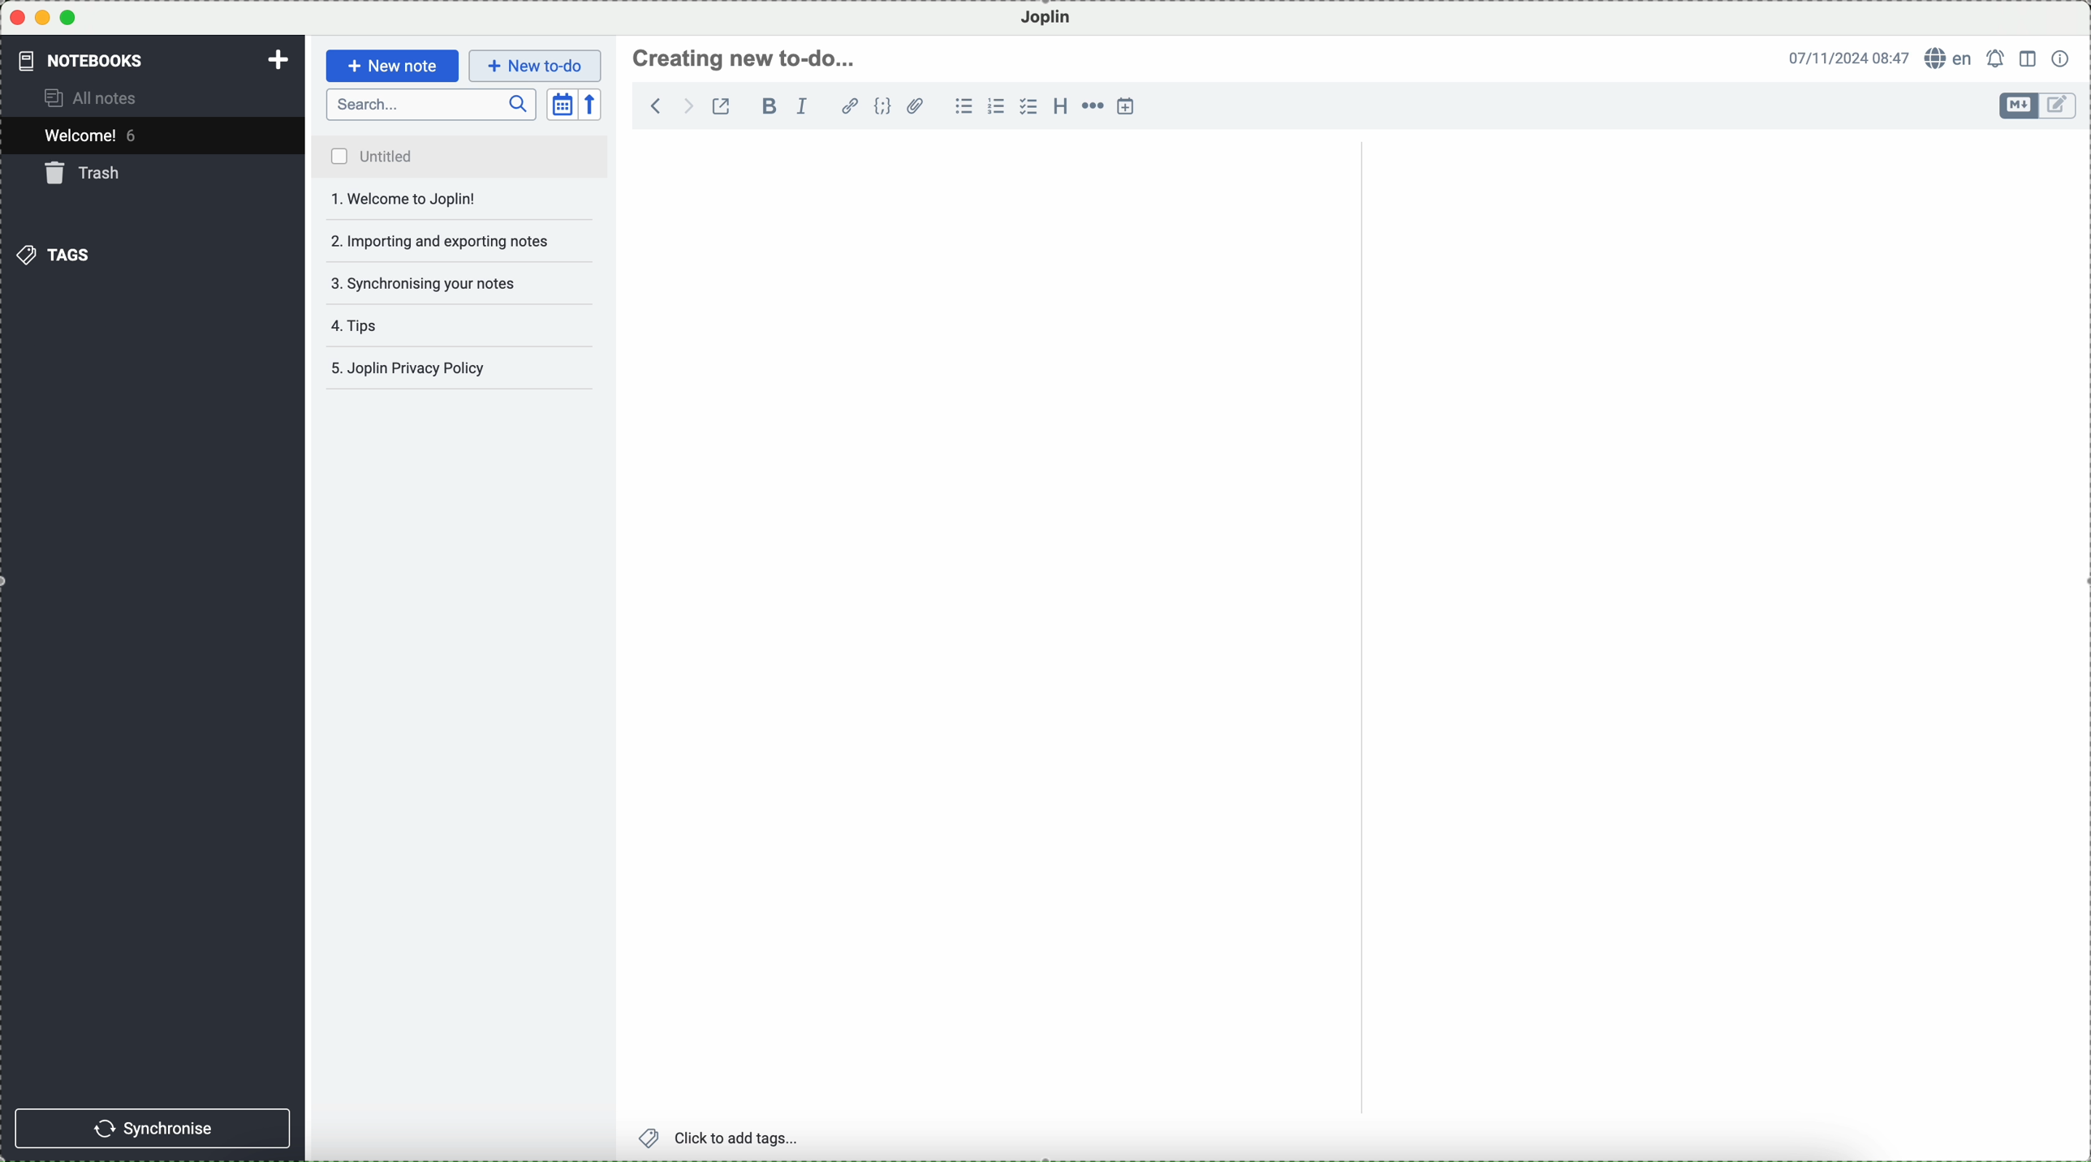 Image resolution: width=2091 pixels, height=1162 pixels. I want to click on trash, so click(86, 173).